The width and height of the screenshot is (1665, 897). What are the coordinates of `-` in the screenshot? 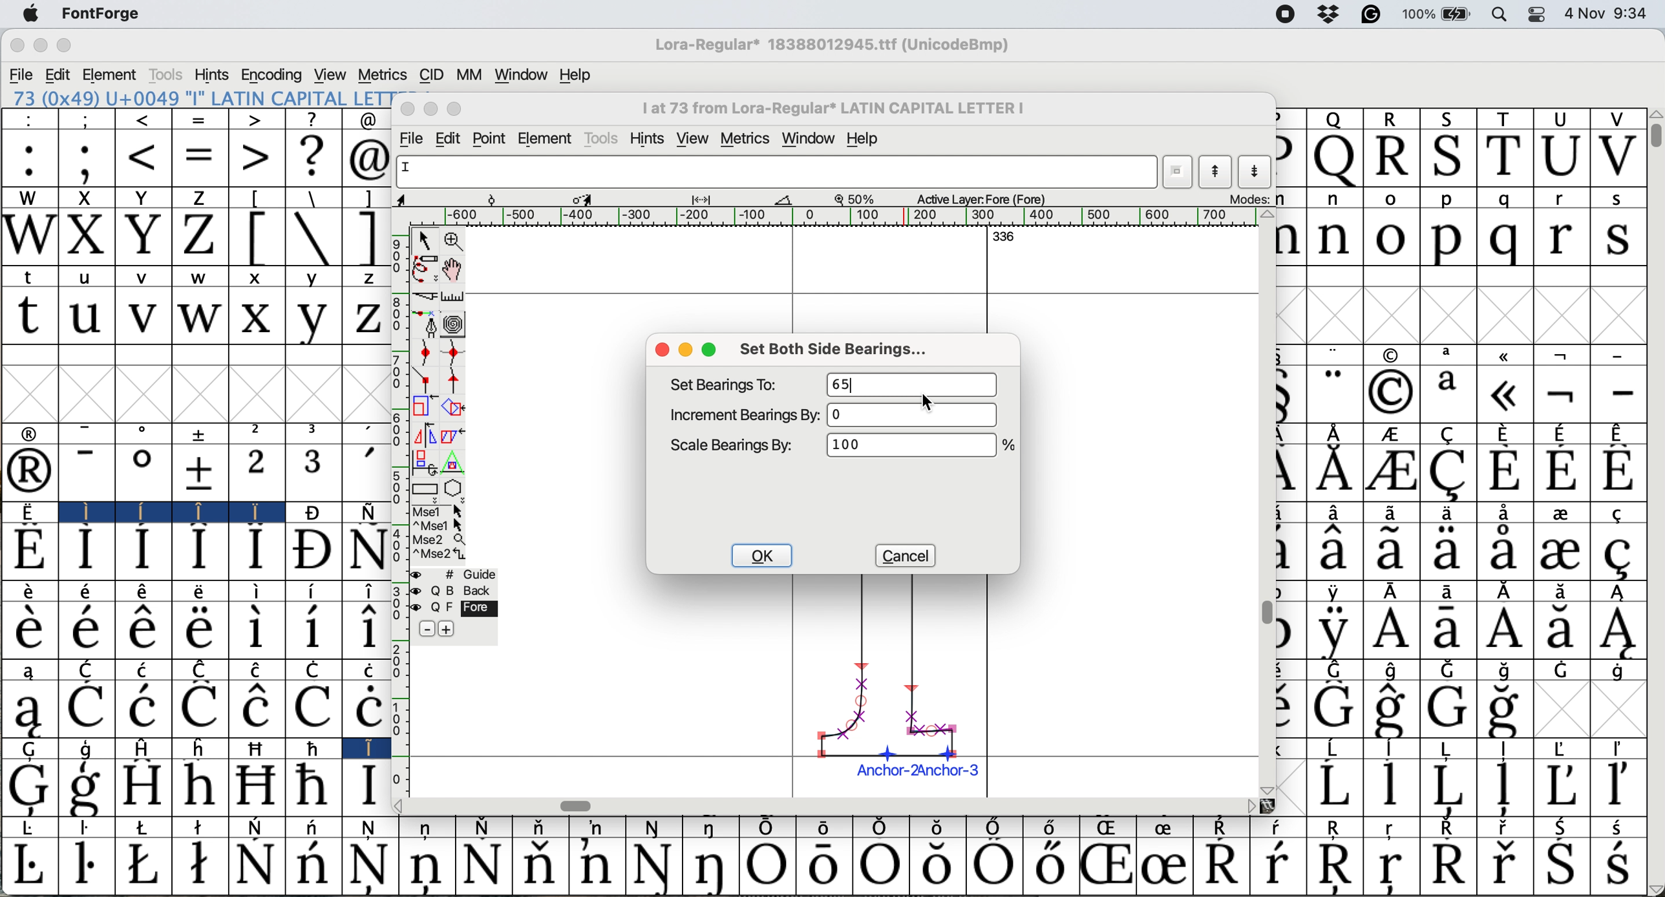 It's located at (1620, 352).